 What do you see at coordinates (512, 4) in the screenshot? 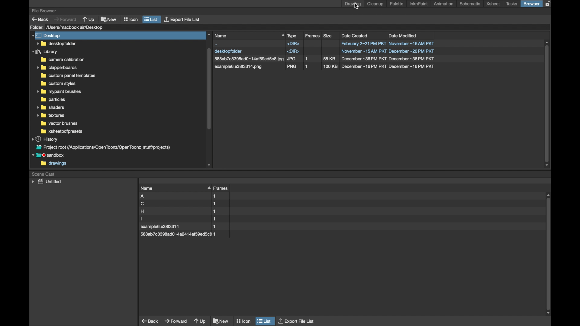
I see `tasks` at bounding box center [512, 4].